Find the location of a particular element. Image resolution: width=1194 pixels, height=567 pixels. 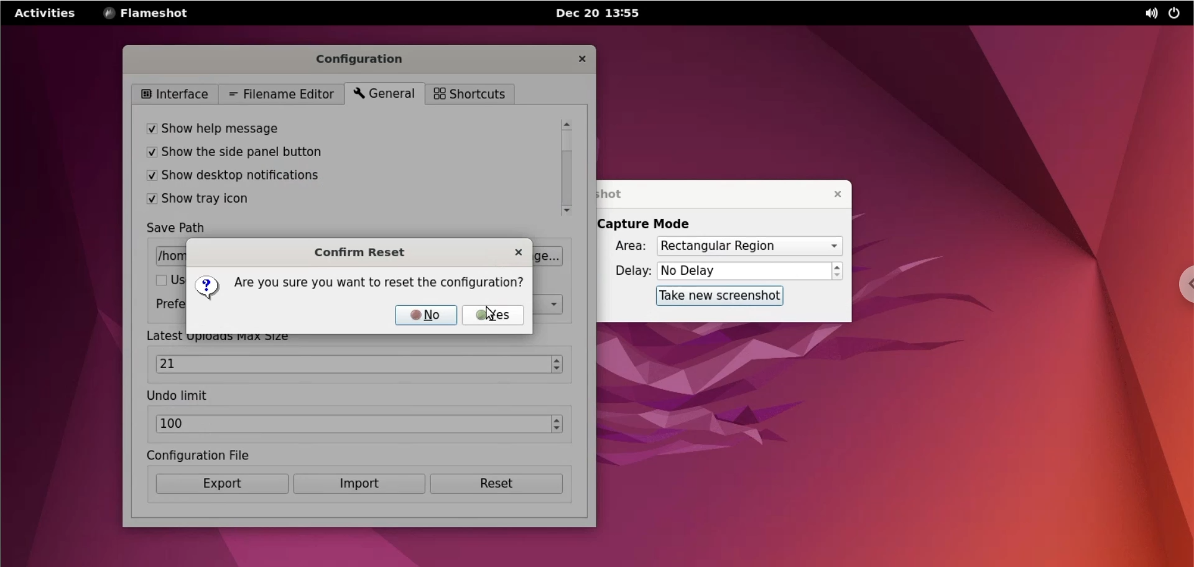

show the side panel button is located at coordinates (340, 154).